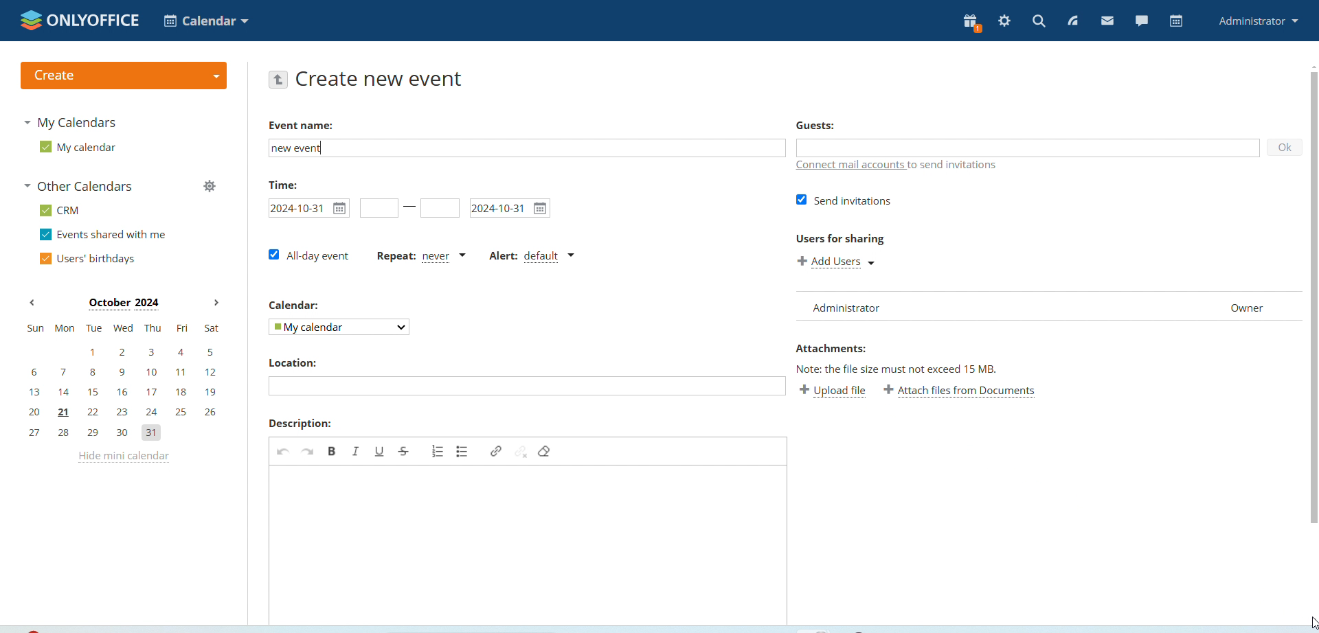  I want to click on Administrator Owner, so click(1033, 306).